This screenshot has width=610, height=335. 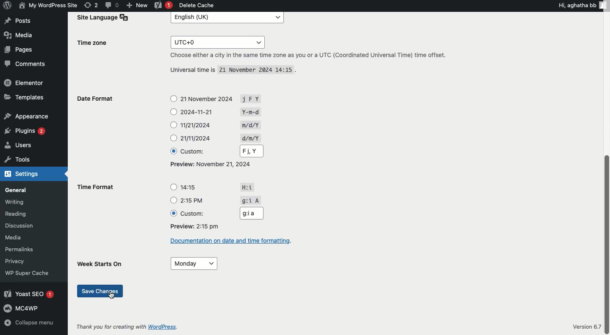 I want to click on Users, so click(x=25, y=147).